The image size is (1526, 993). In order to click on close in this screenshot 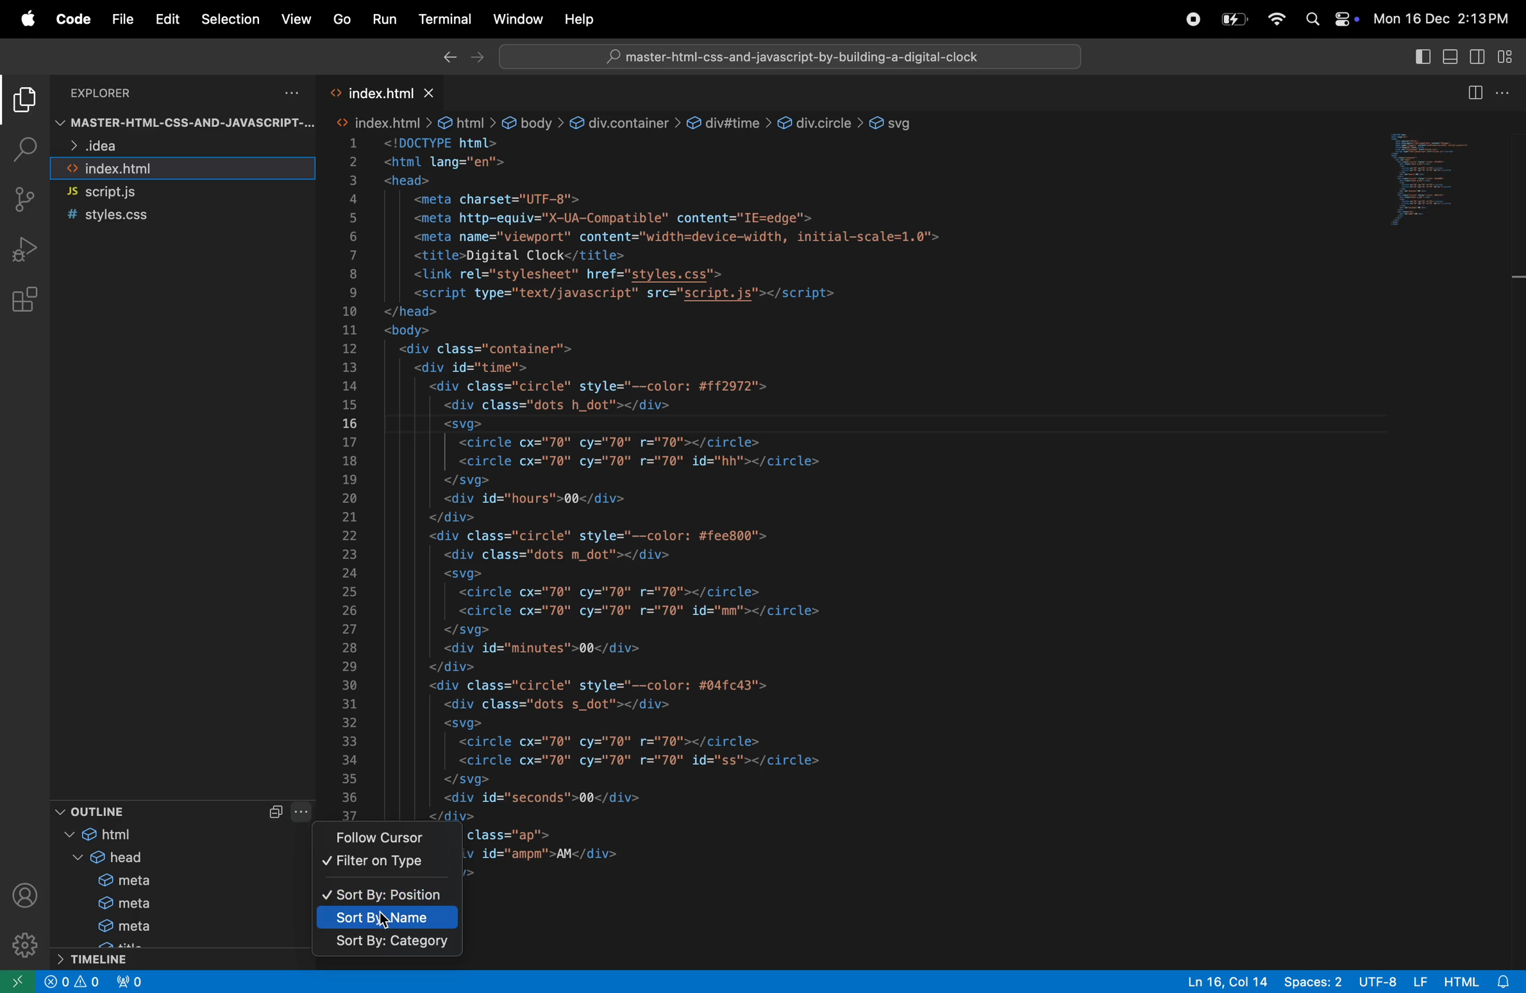, I will do `click(432, 94)`.